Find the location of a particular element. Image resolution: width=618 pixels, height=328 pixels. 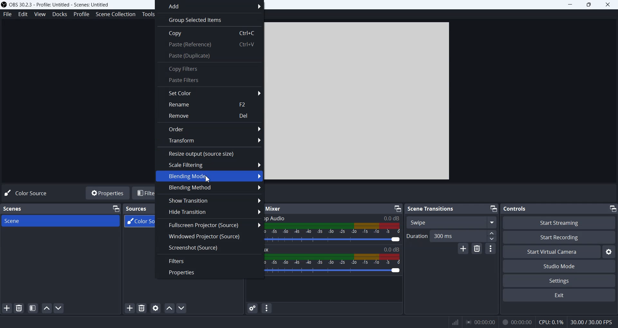

Add Source is located at coordinates (130, 309).